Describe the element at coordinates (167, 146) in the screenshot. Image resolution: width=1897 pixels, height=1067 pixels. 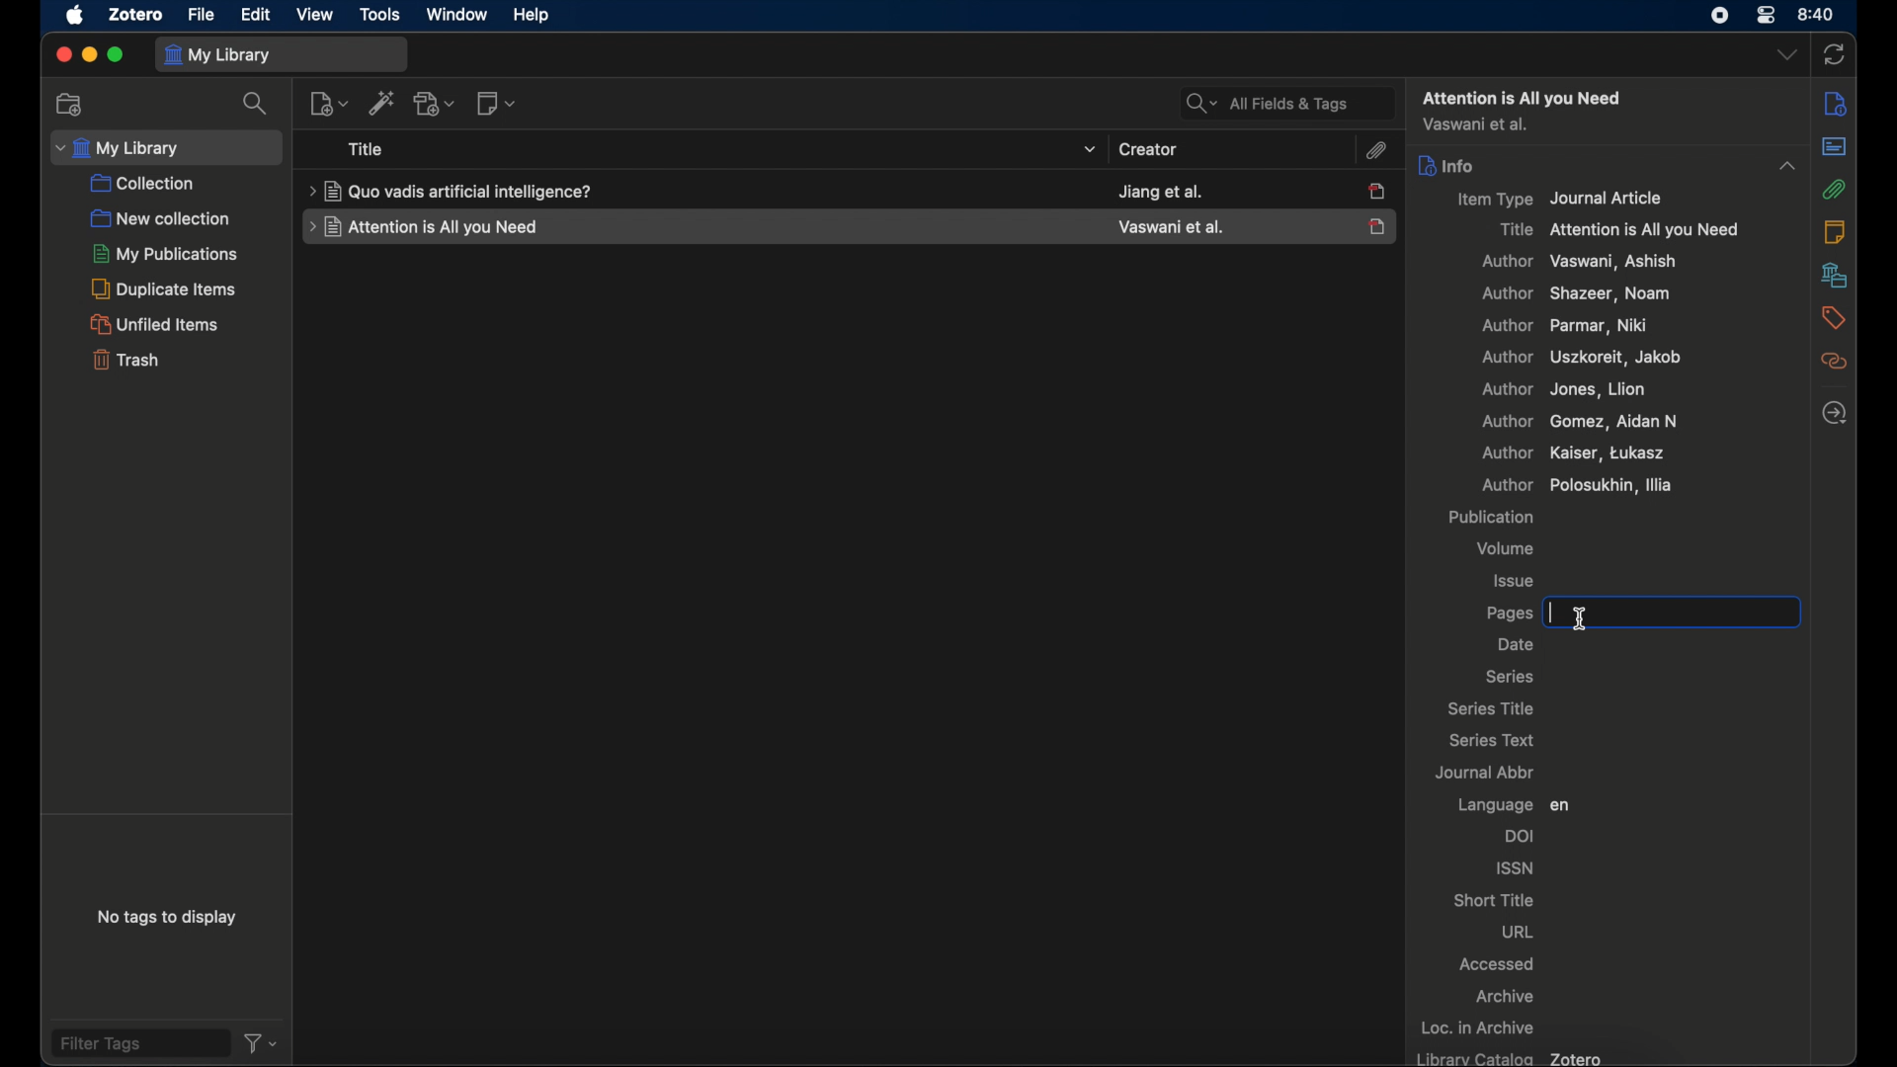
I see `my library dropdown menu` at that location.